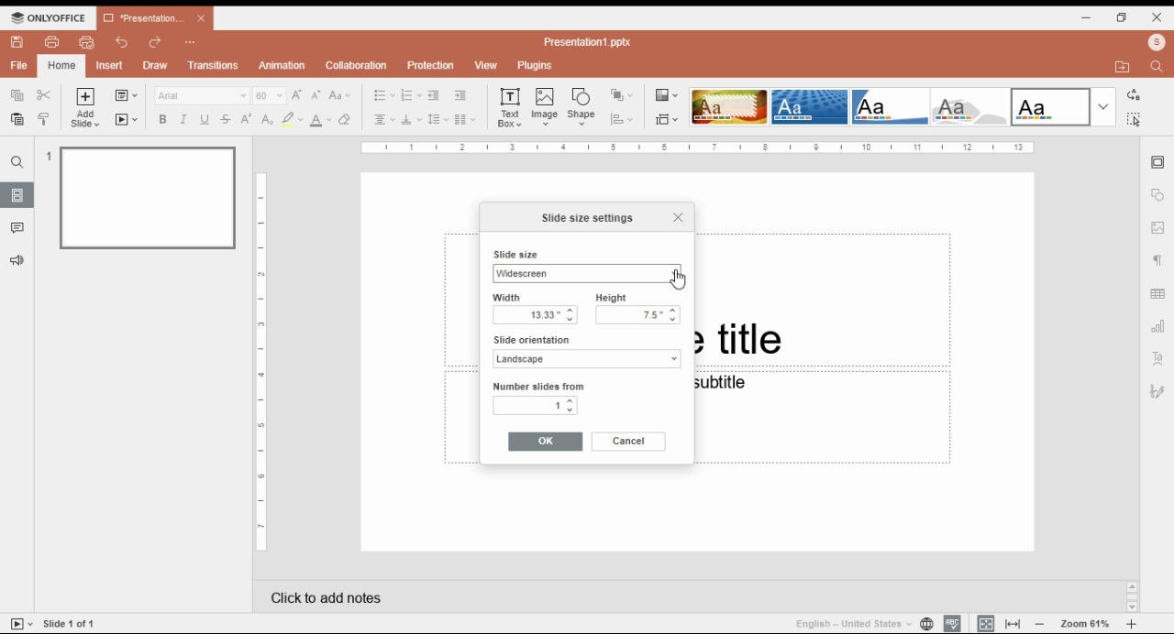 Image resolution: width=1174 pixels, height=634 pixels. Describe the element at coordinates (621, 95) in the screenshot. I see `arrange shape` at that location.